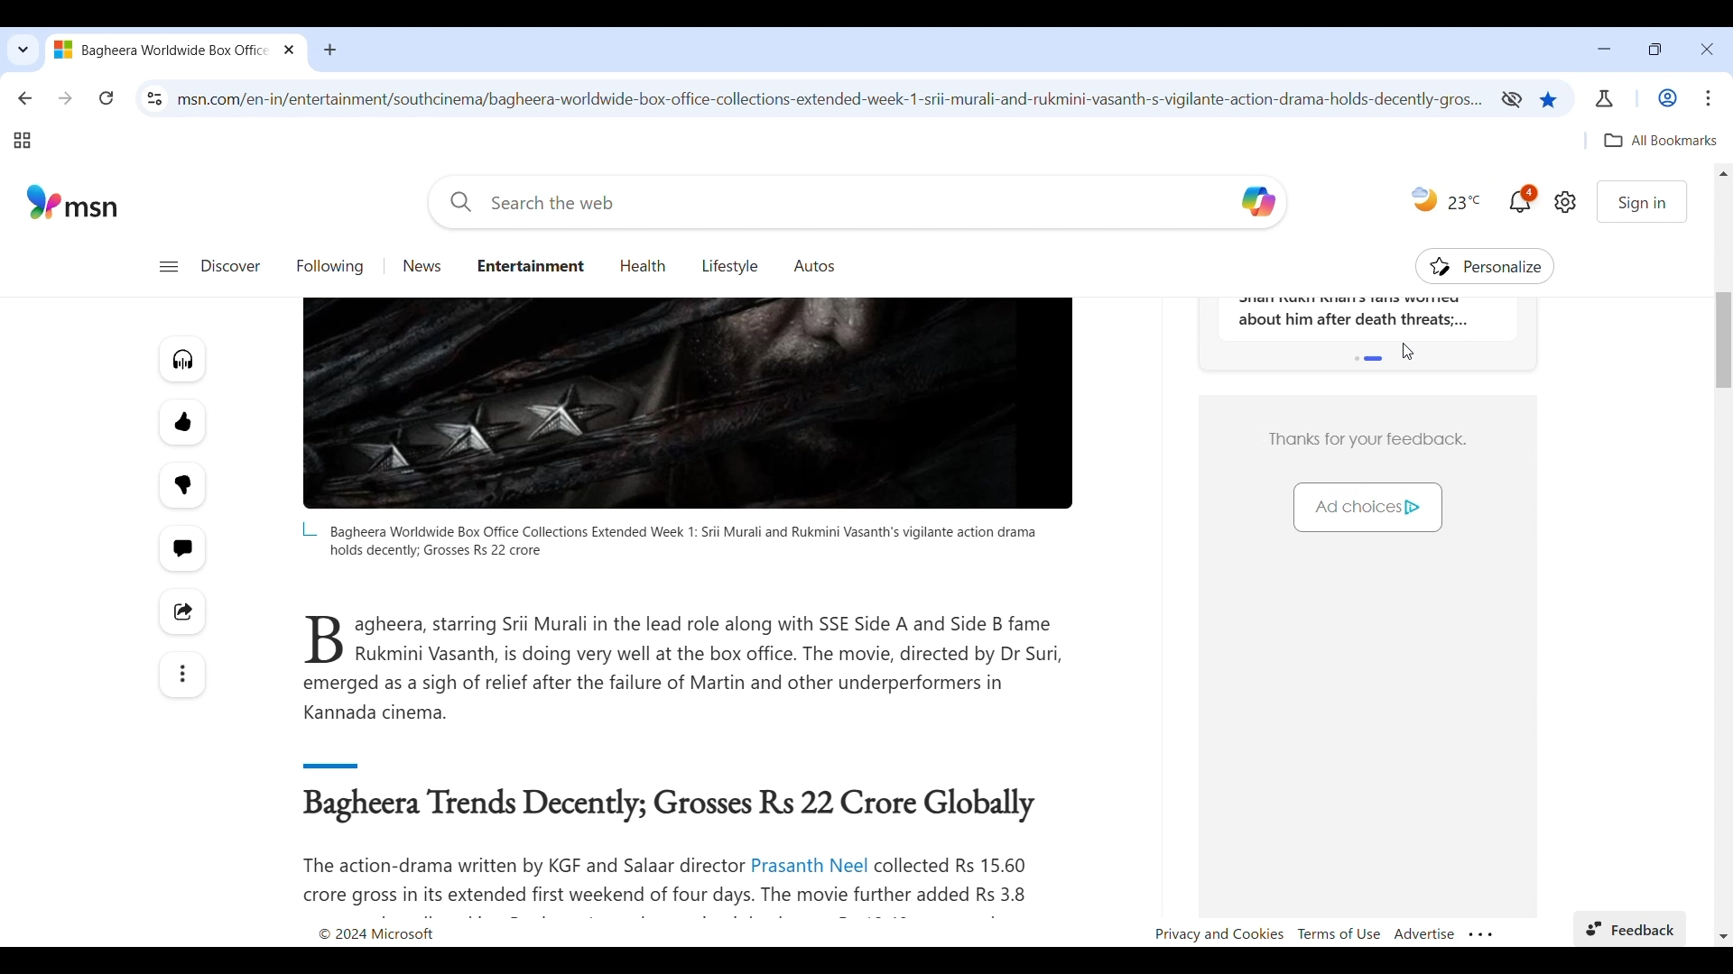 The image size is (1733, 974). What do you see at coordinates (1633, 925) in the screenshot?
I see `Feedback` at bounding box center [1633, 925].